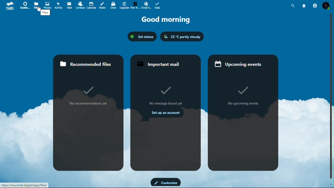 The height and width of the screenshot is (188, 334). What do you see at coordinates (39, 11) in the screenshot?
I see `` at bounding box center [39, 11].